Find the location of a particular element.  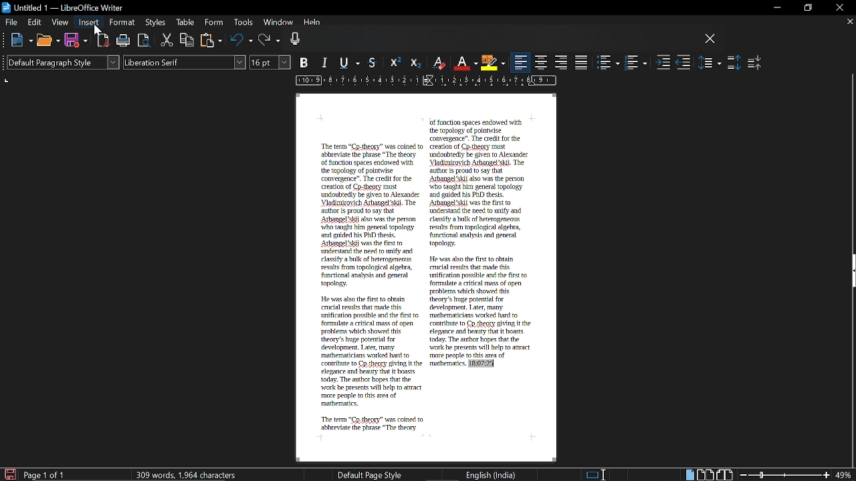

Align right is located at coordinates (562, 61).